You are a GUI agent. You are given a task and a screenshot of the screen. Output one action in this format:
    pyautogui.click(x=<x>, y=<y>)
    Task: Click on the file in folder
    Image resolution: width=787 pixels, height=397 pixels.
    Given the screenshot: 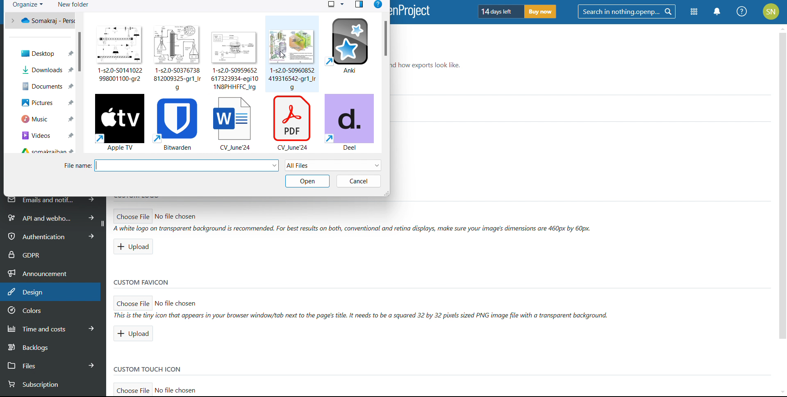 What is the action you would take?
    pyautogui.click(x=294, y=53)
    